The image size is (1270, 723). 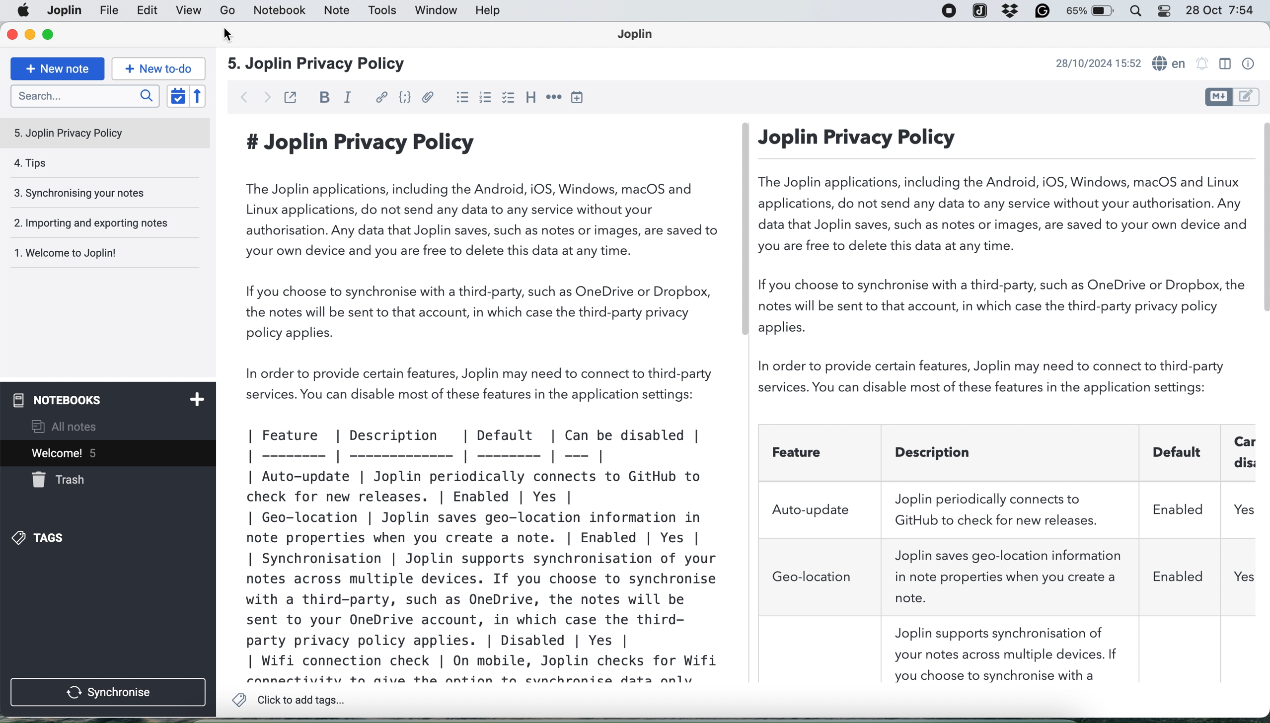 I want to click on date and time, so click(x=1096, y=63).